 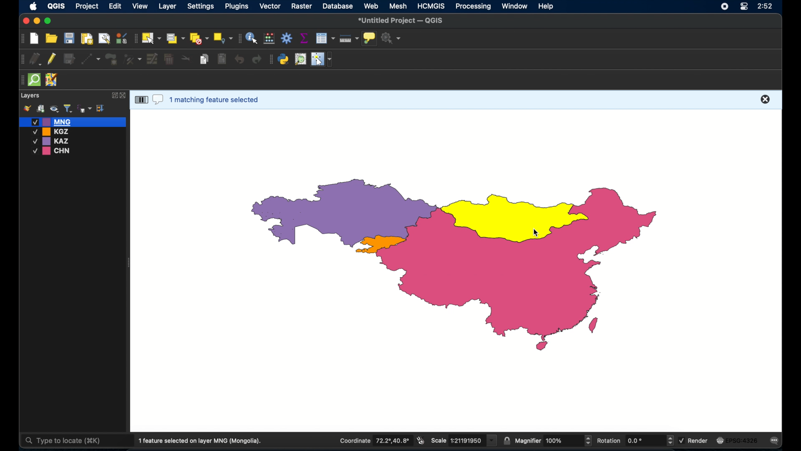 What do you see at coordinates (695, 440) in the screenshot?
I see `render` at bounding box center [695, 440].